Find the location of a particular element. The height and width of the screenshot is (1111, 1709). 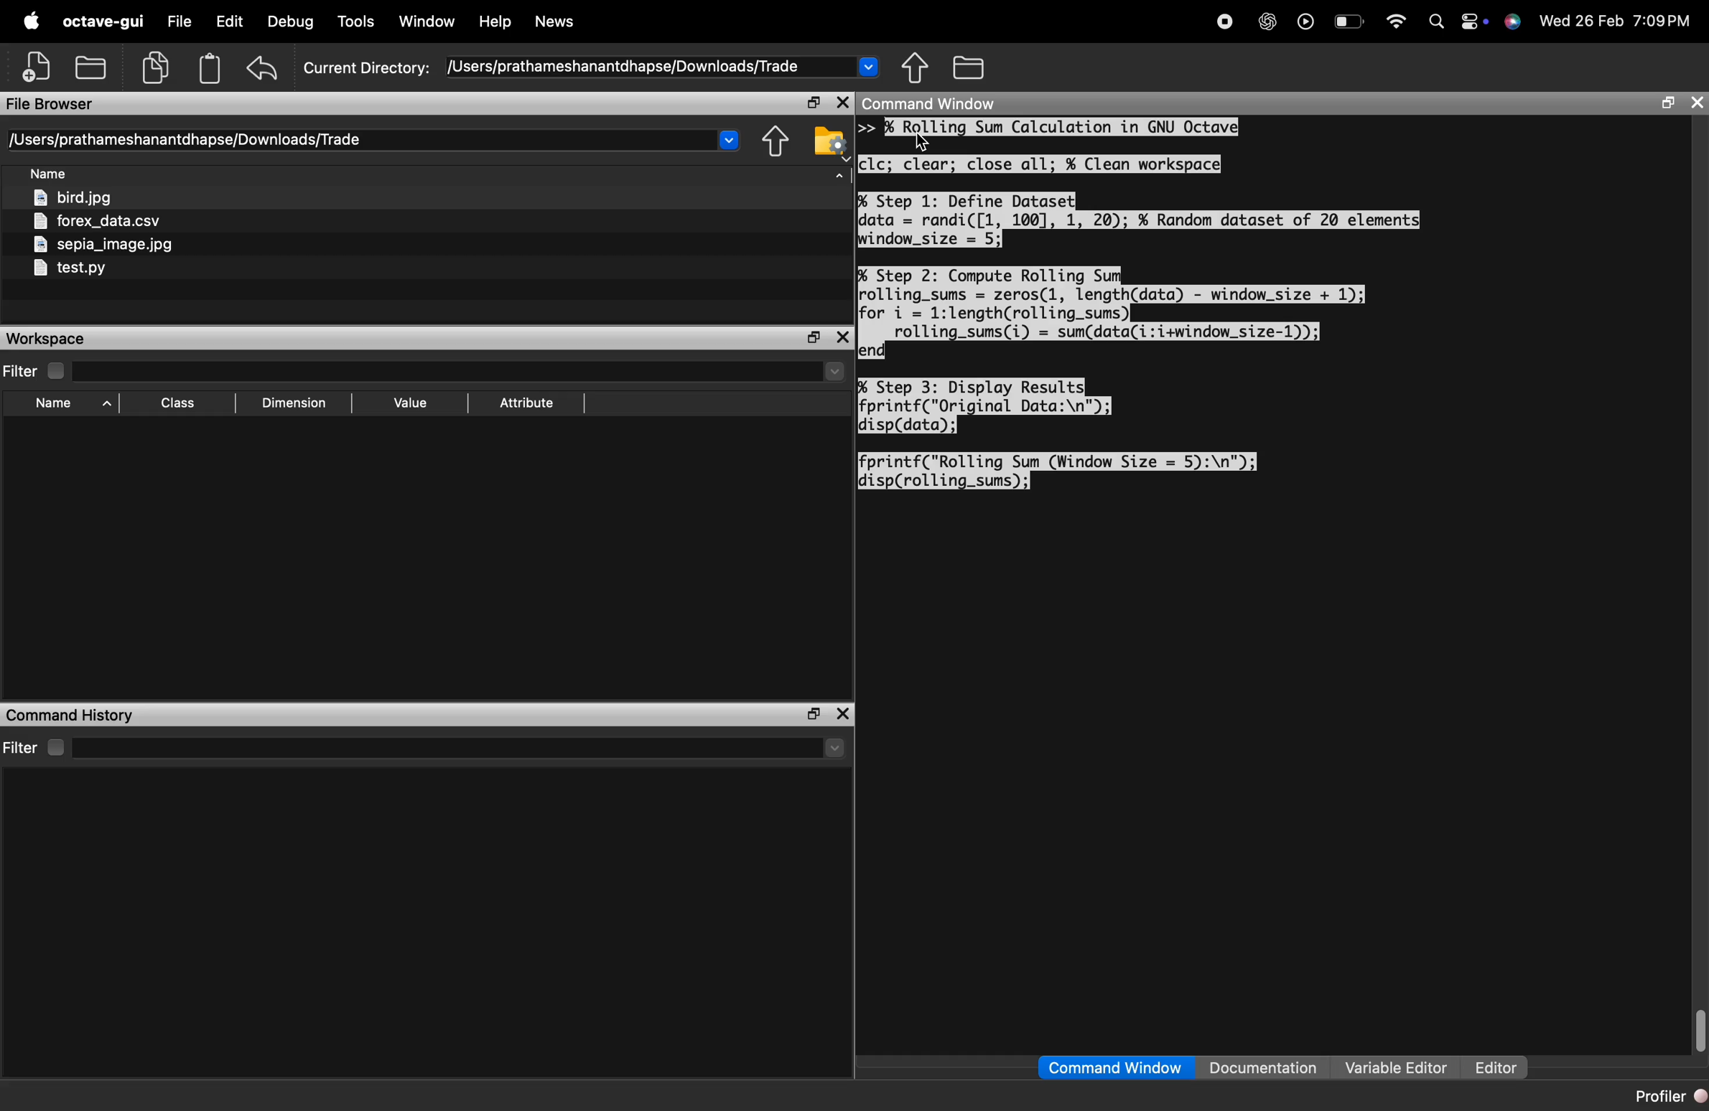

close is located at coordinates (844, 337).